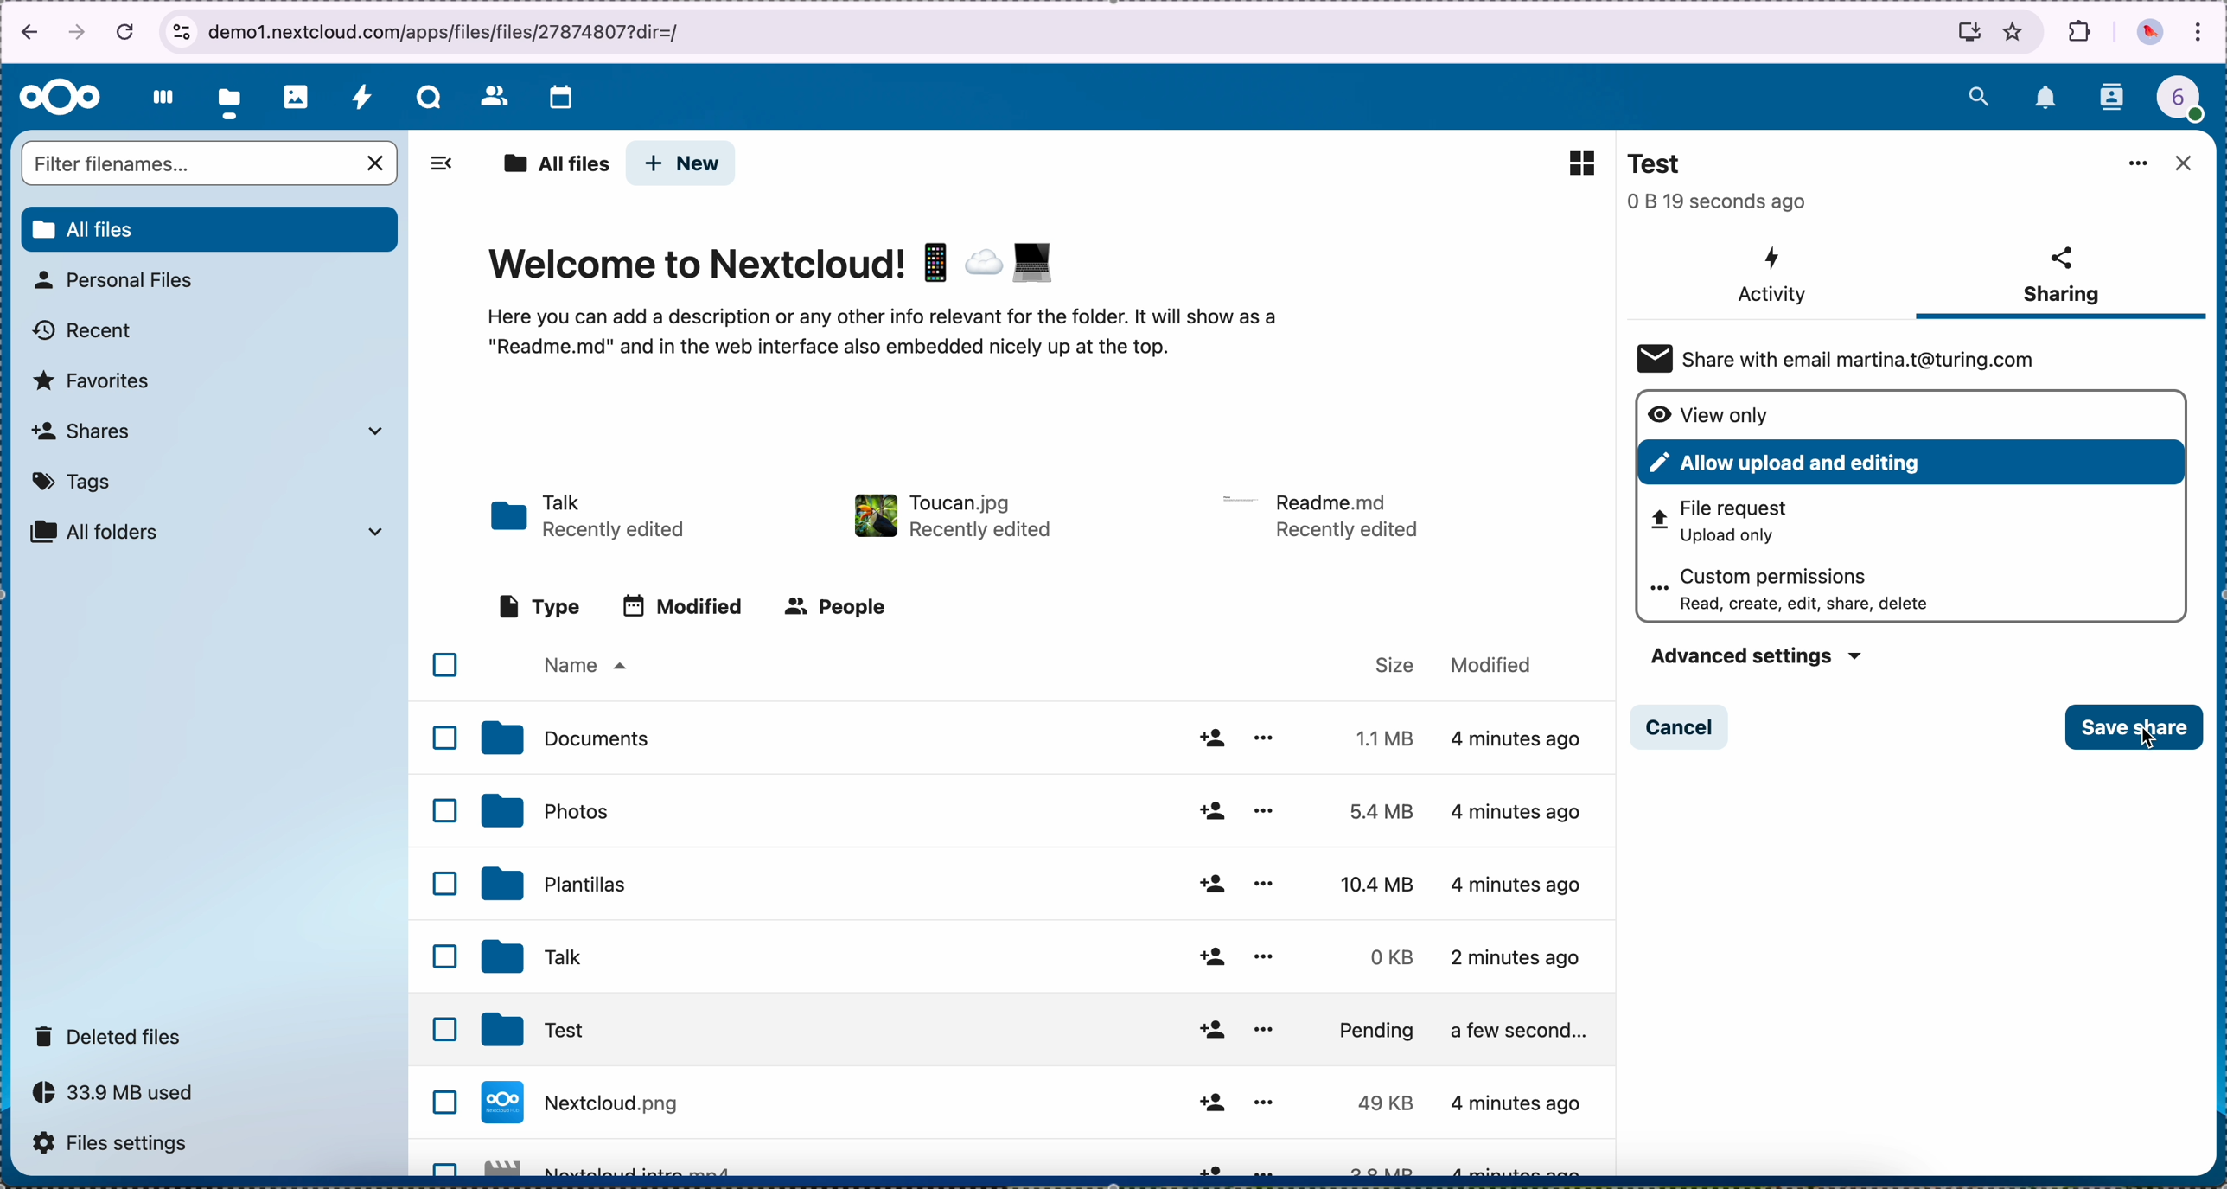 The height and width of the screenshot is (1189, 2227). What do you see at coordinates (909, 342) in the screenshot?
I see `here you can add a description...` at bounding box center [909, 342].